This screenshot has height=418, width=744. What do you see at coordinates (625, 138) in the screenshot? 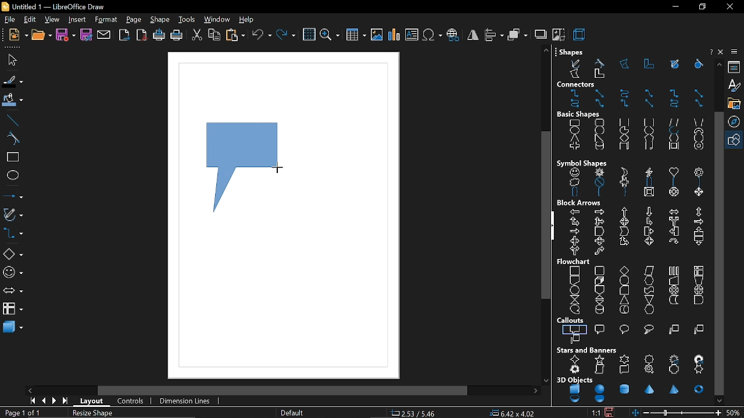
I see `diamond` at bounding box center [625, 138].